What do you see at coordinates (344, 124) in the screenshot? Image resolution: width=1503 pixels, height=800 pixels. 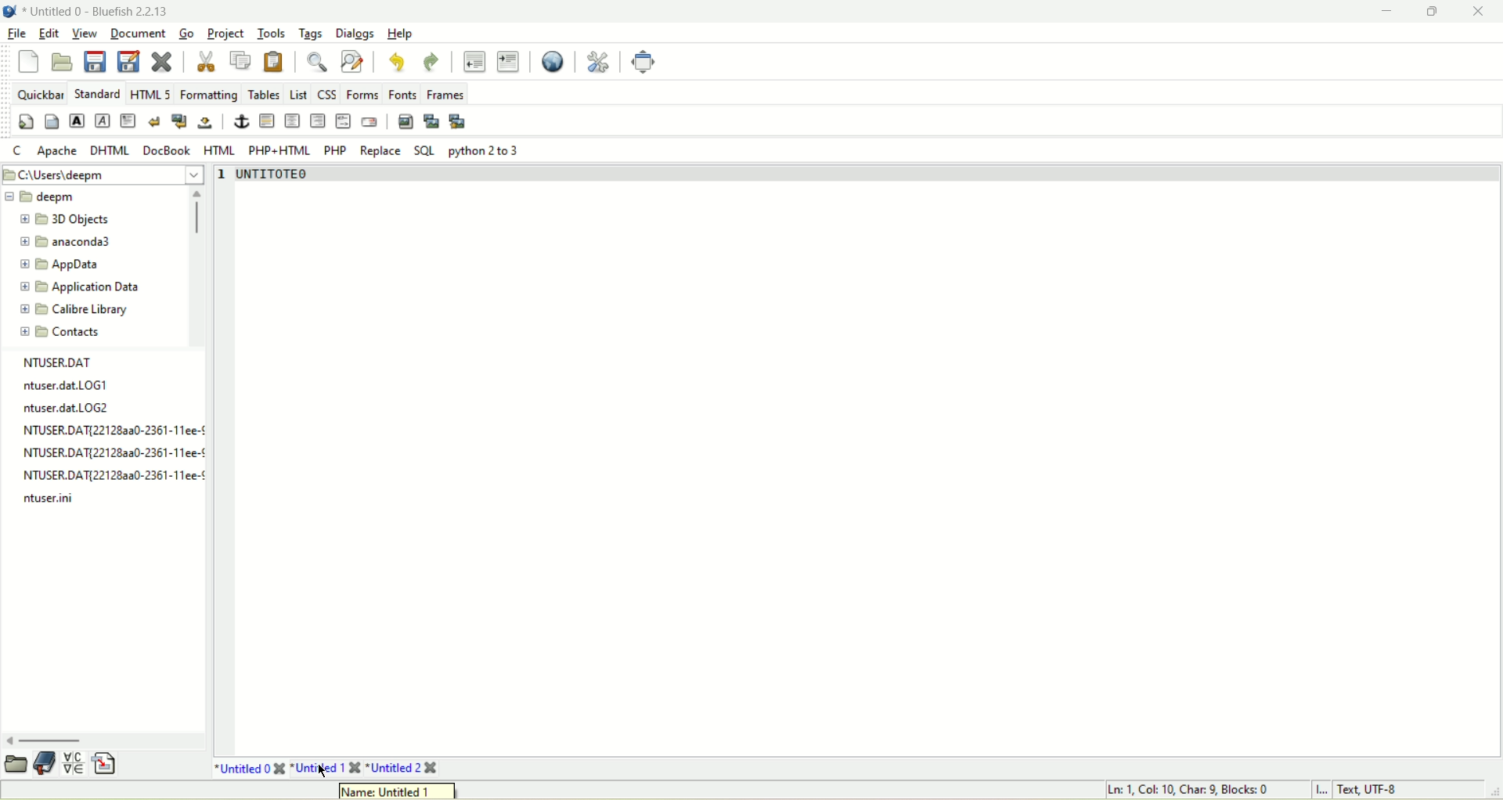 I see `HTML comment` at bounding box center [344, 124].